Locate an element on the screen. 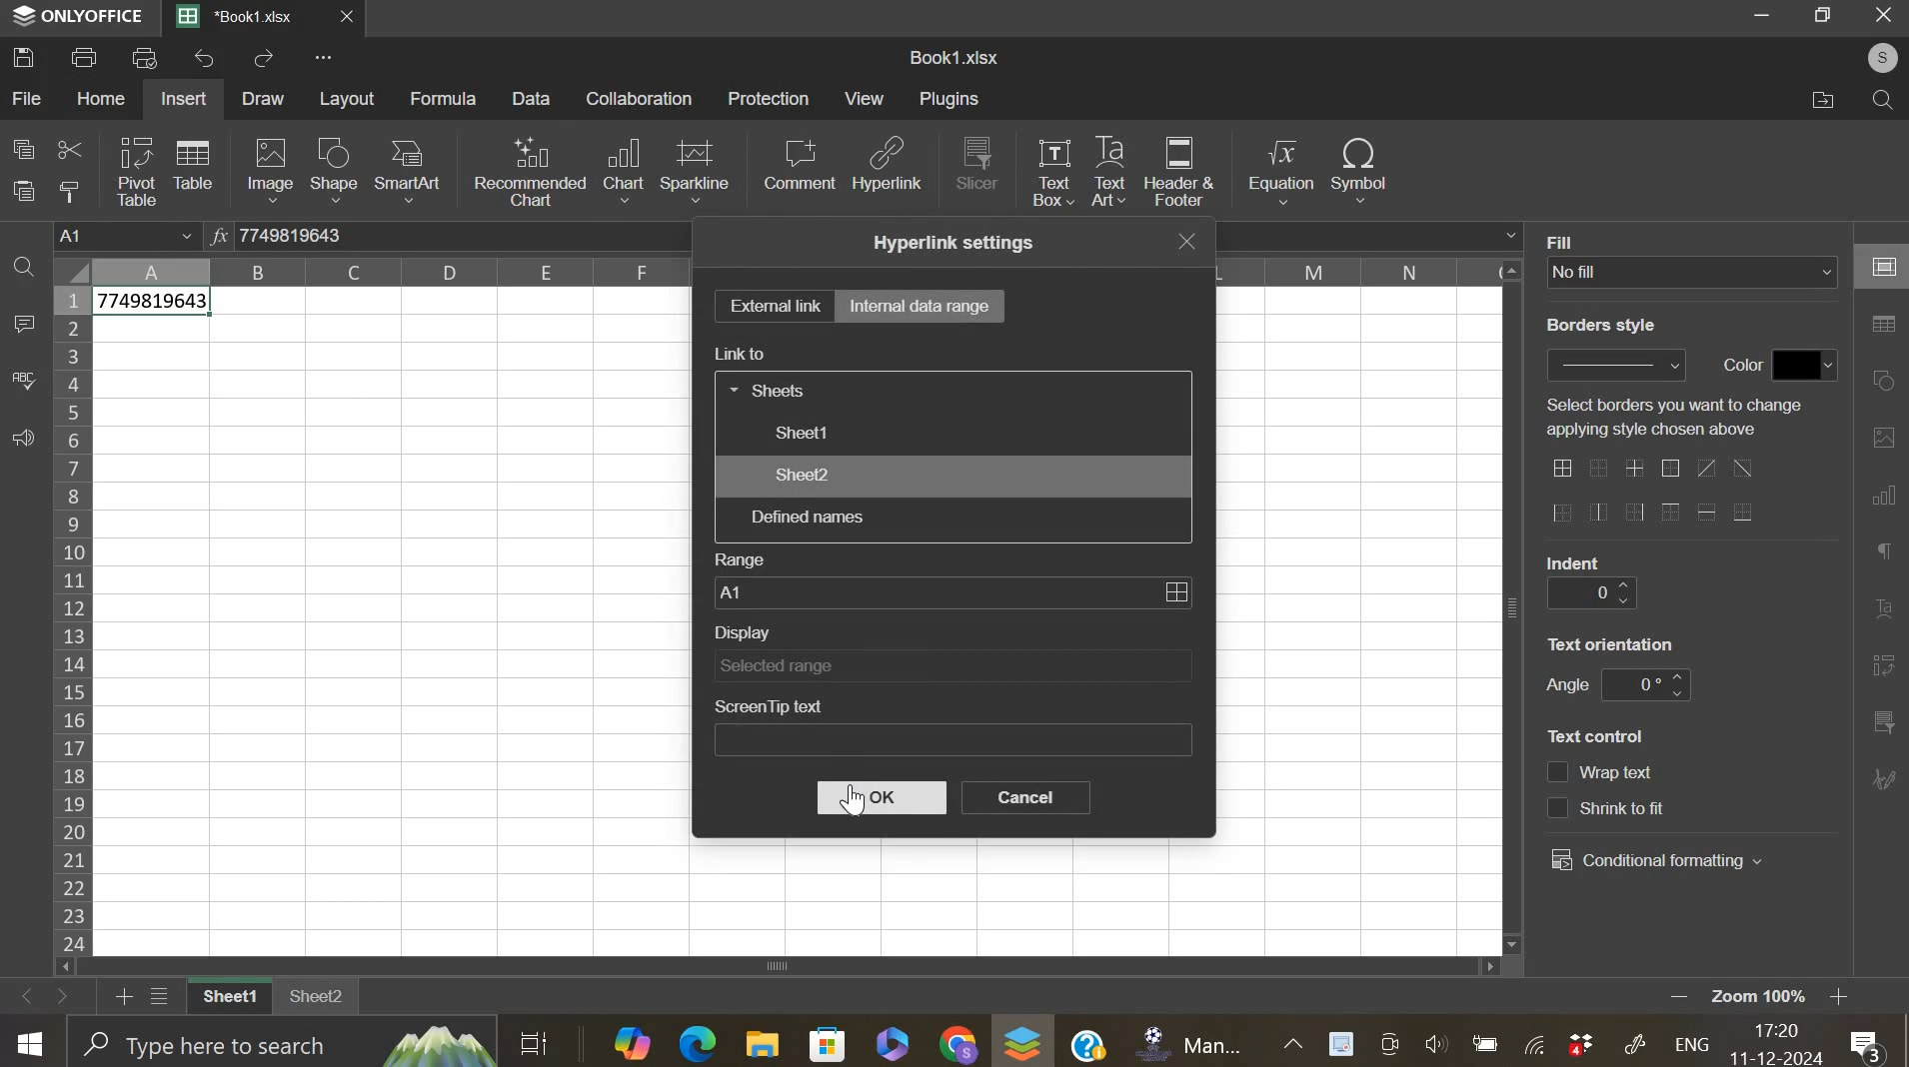  ScreenTip text is located at coordinates (773, 706).